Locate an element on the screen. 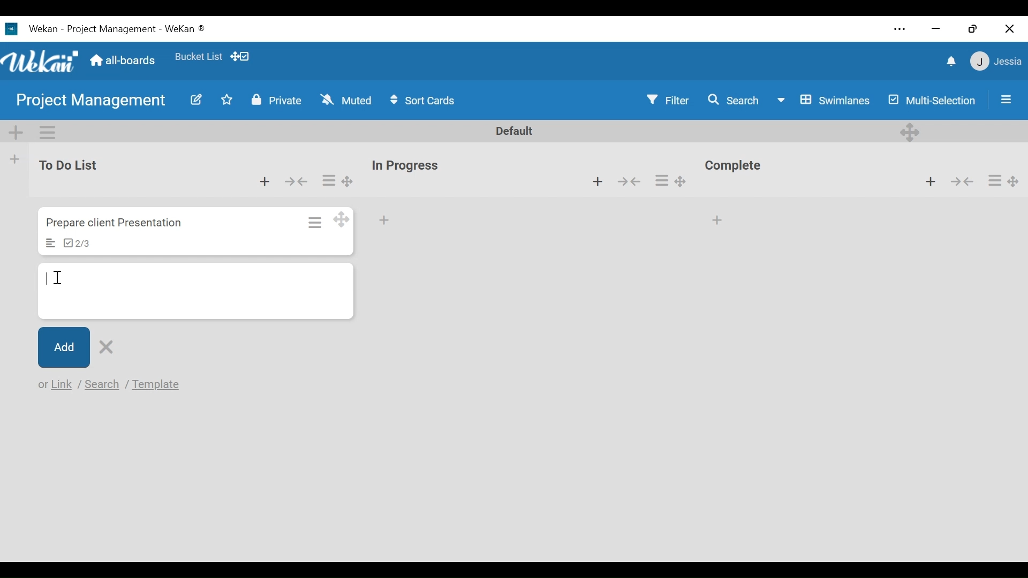 The height and width of the screenshot is (578, 1028). Card is located at coordinates (195, 288).